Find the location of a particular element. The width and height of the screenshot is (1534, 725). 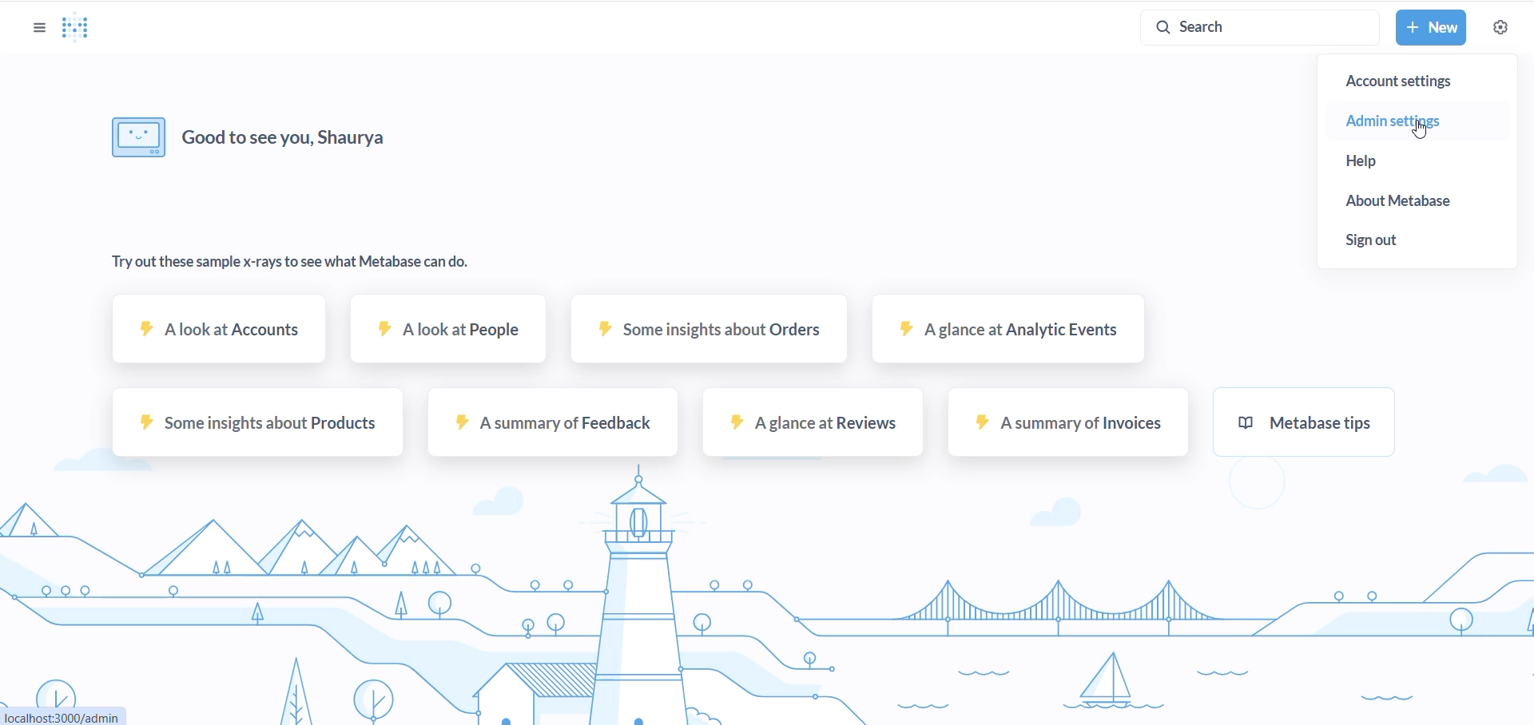

search button is located at coordinates (1255, 27).